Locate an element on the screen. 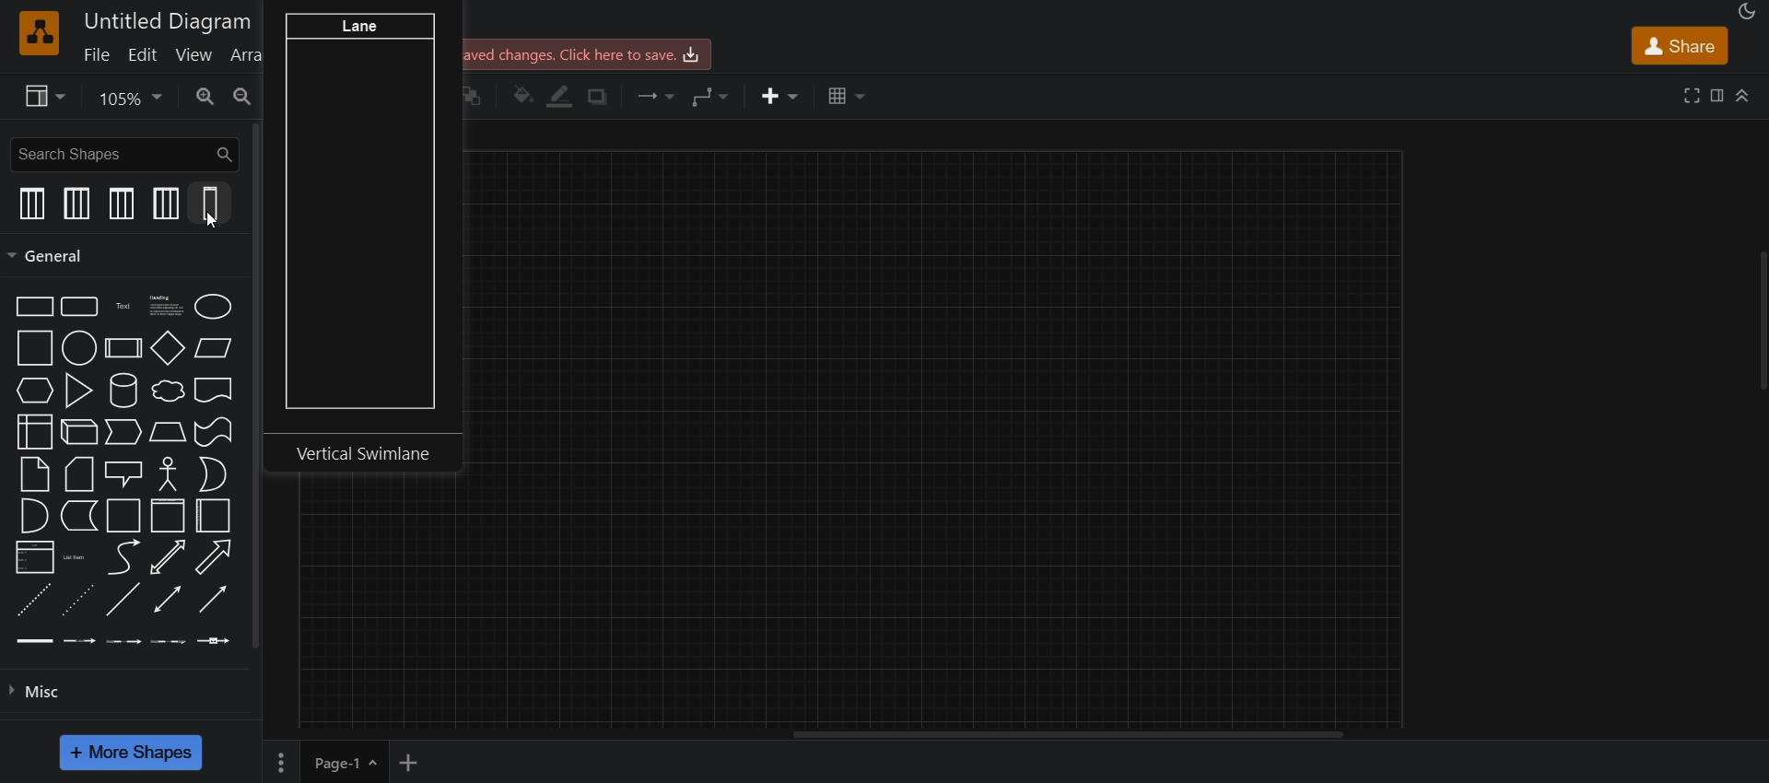 The height and width of the screenshot is (783, 1769). bidirectional connector is located at coordinates (167, 603).